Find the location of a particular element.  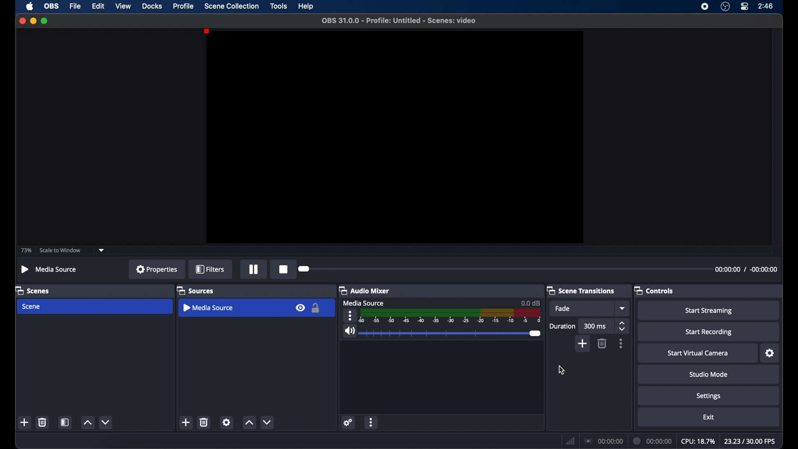

Stop is located at coordinates (281, 269).